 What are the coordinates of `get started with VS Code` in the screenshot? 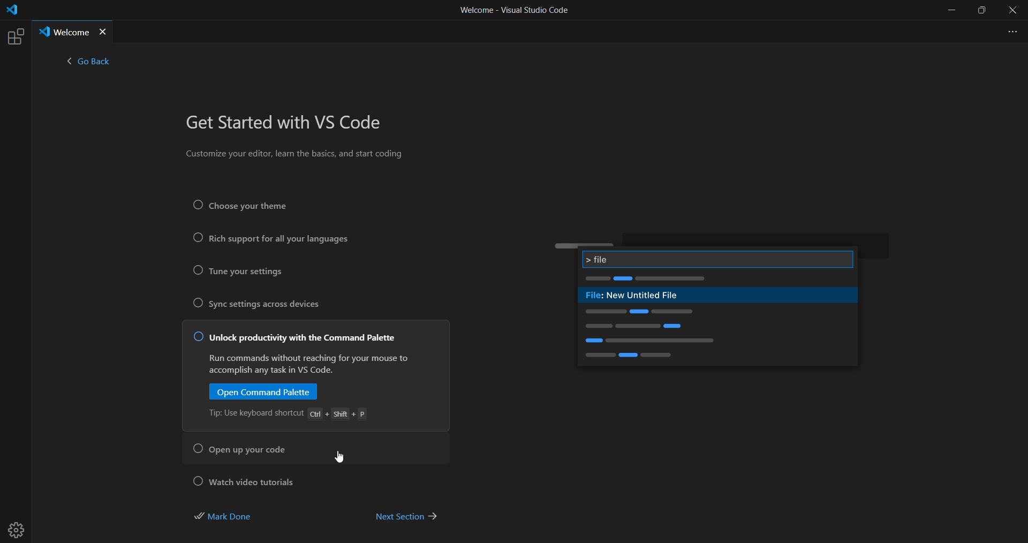 It's located at (289, 124).